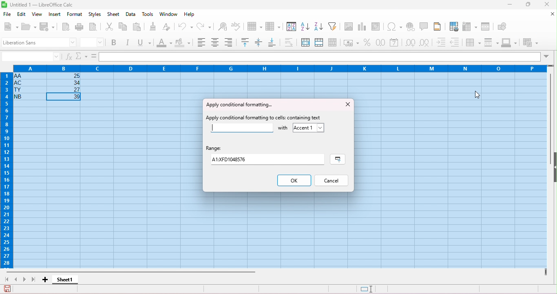  I want to click on conditional, so click(530, 43).